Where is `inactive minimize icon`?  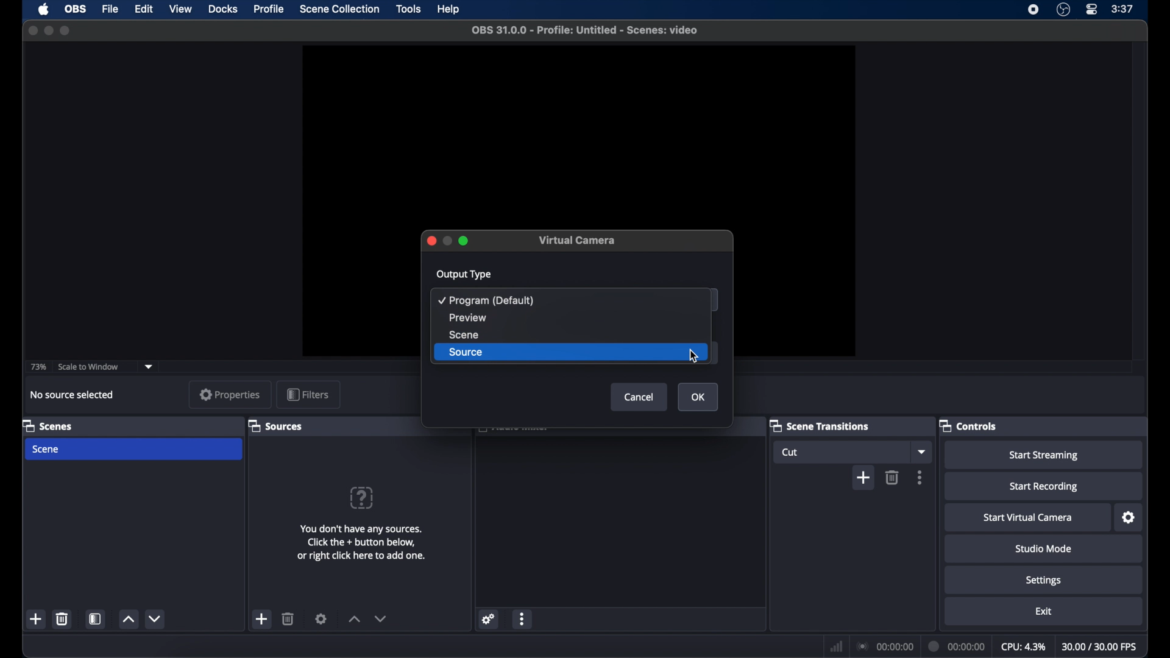 inactive minimize icon is located at coordinates (447, 241).